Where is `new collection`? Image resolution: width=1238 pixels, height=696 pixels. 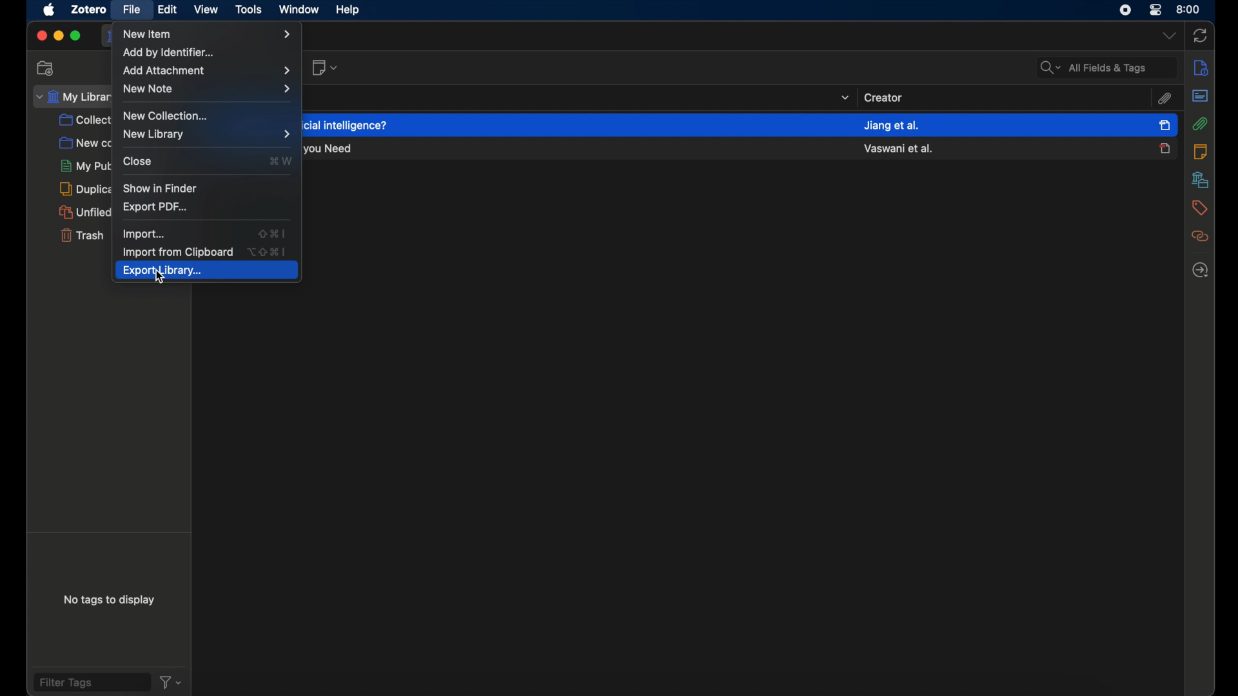
new collection is located at coordinates (82, 143).